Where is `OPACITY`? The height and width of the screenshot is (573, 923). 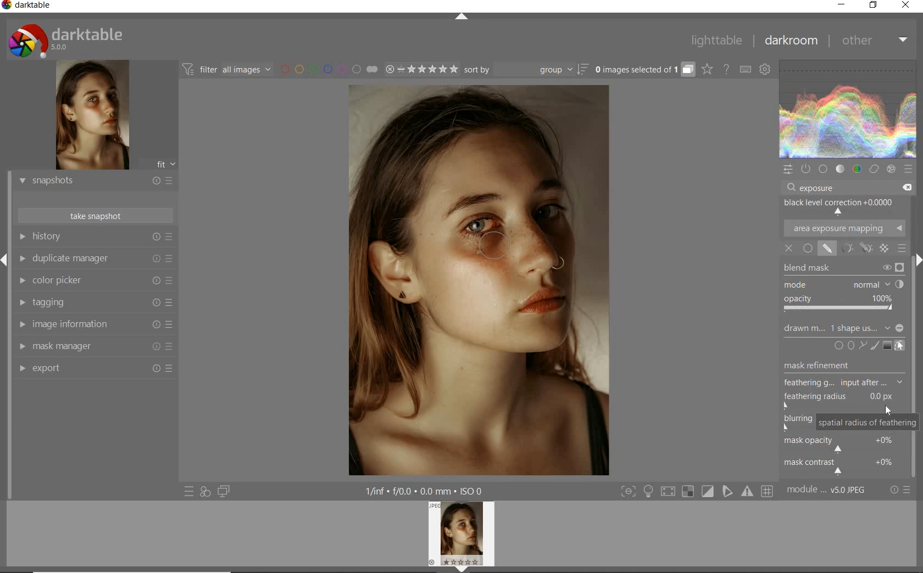
OPACITY is located at coordinates (840, 305).